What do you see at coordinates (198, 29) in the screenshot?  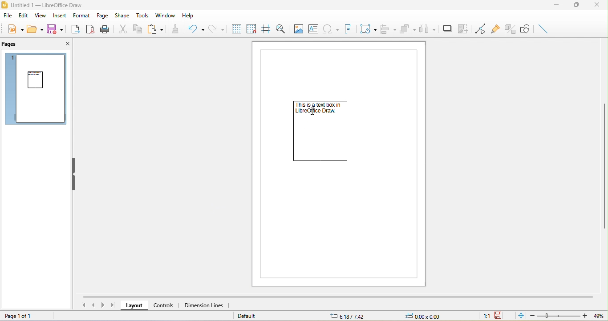 I see `undo` at bounding box center [198, 29].